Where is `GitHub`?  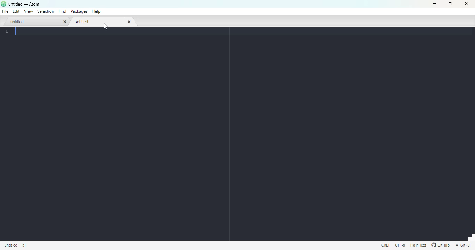
GitHub is located at coordinates (441, 245).